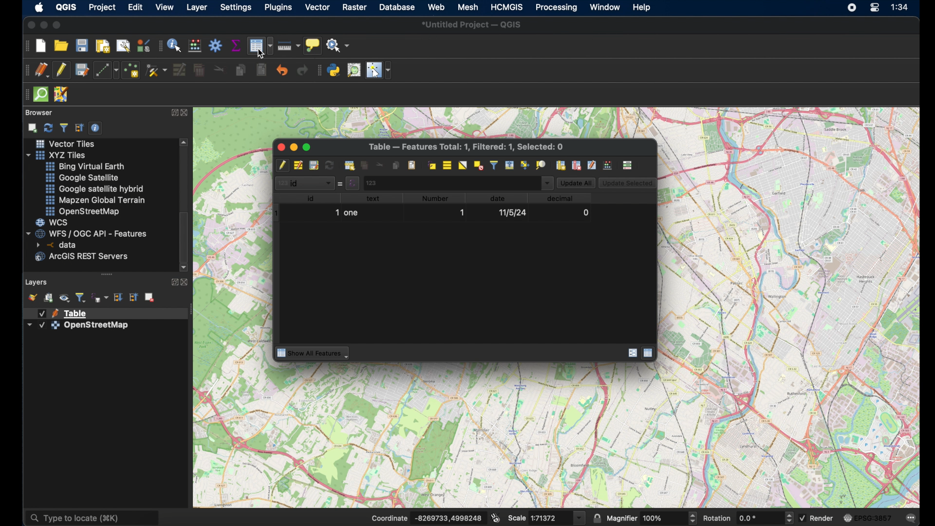 This screenshot has width=935, height=526. What do you see at coordinates (54, 222) in the screenshot?
I see `wcs` at bounding box center [54, 222].